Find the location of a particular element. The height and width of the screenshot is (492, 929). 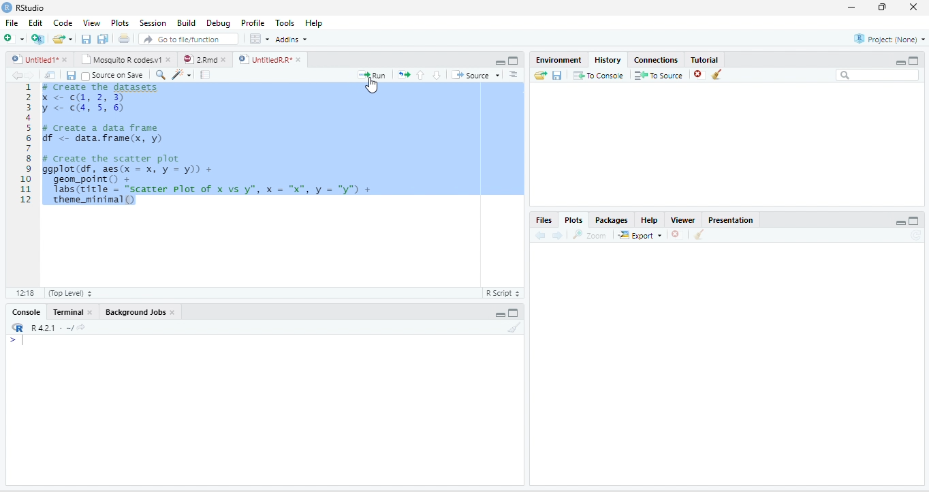

Help is located at coordinates (315, 22).